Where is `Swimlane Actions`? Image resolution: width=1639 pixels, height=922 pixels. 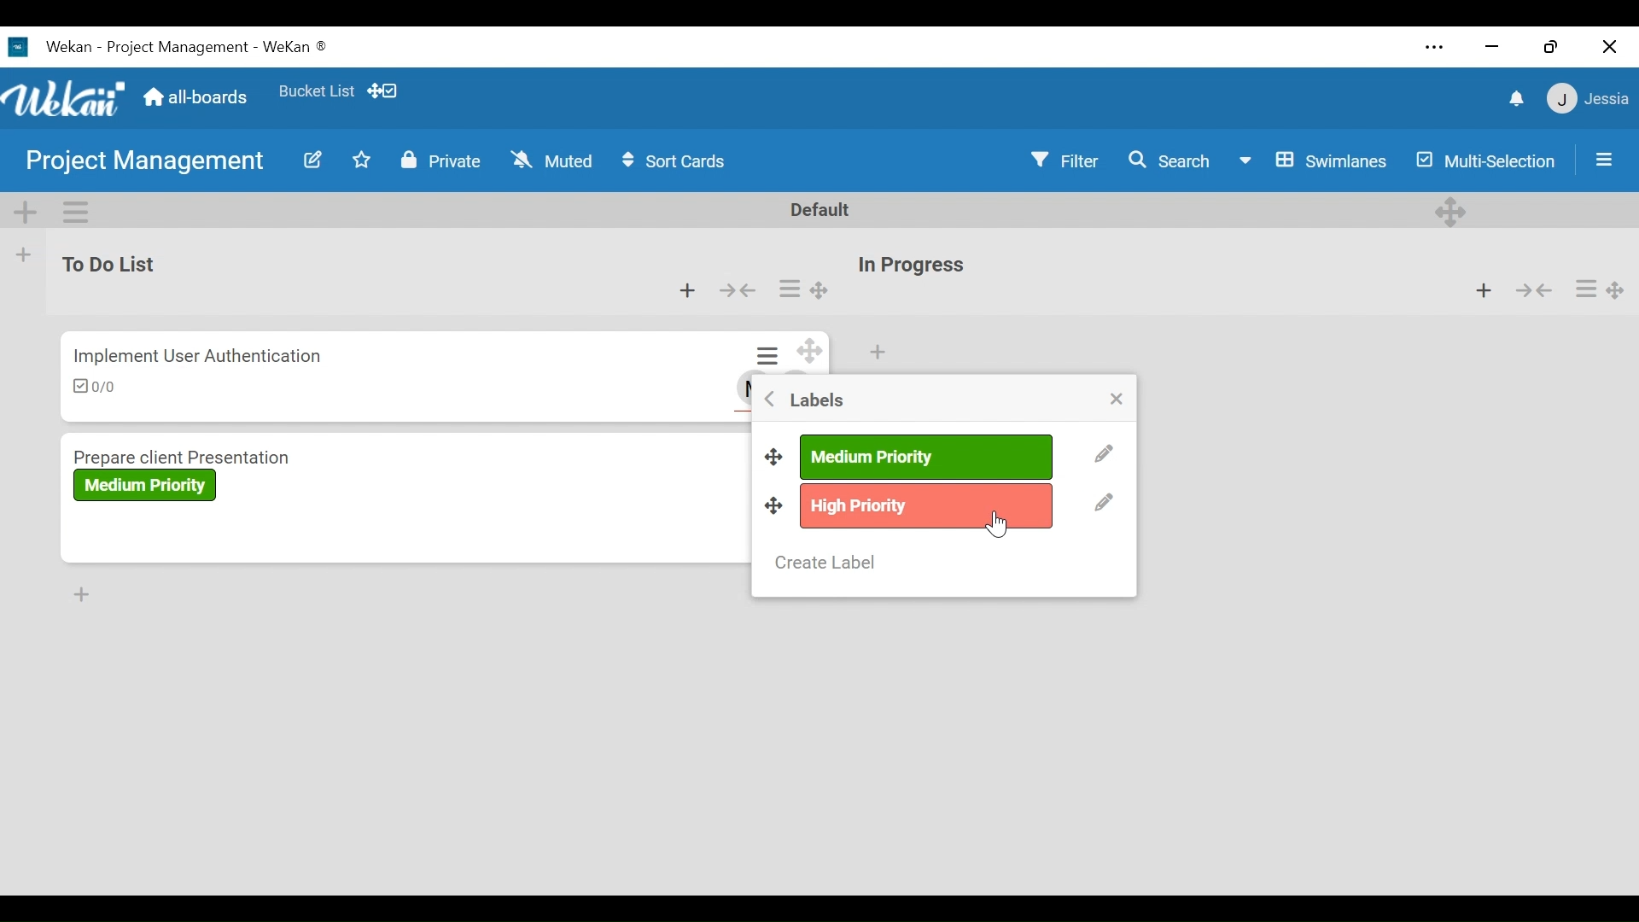
Swimlane Actions is located at coordinates (79, 212).